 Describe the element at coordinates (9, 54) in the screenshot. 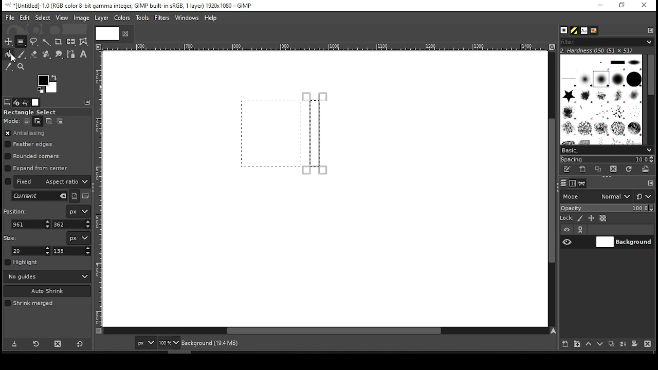

I see `paint bucket tool` at that location.